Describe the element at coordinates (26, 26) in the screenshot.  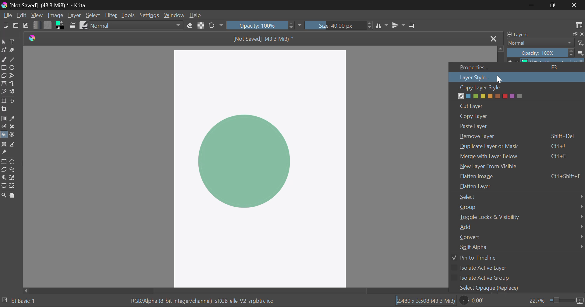
I see `Save` at that location.